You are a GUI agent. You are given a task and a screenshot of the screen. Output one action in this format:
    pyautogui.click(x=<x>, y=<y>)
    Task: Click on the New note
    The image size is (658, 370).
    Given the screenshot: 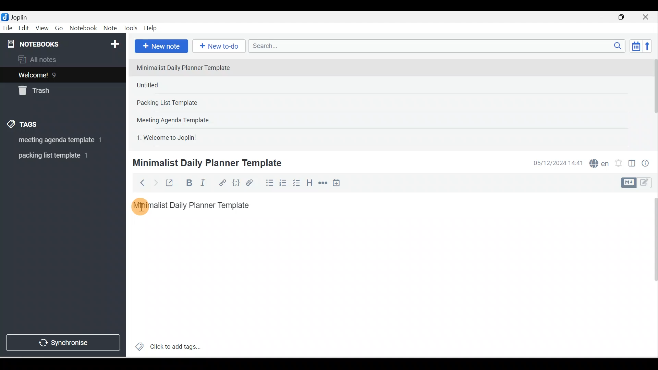 What is the action you would take?
    pyautogui.click(x=160, y=47)
    